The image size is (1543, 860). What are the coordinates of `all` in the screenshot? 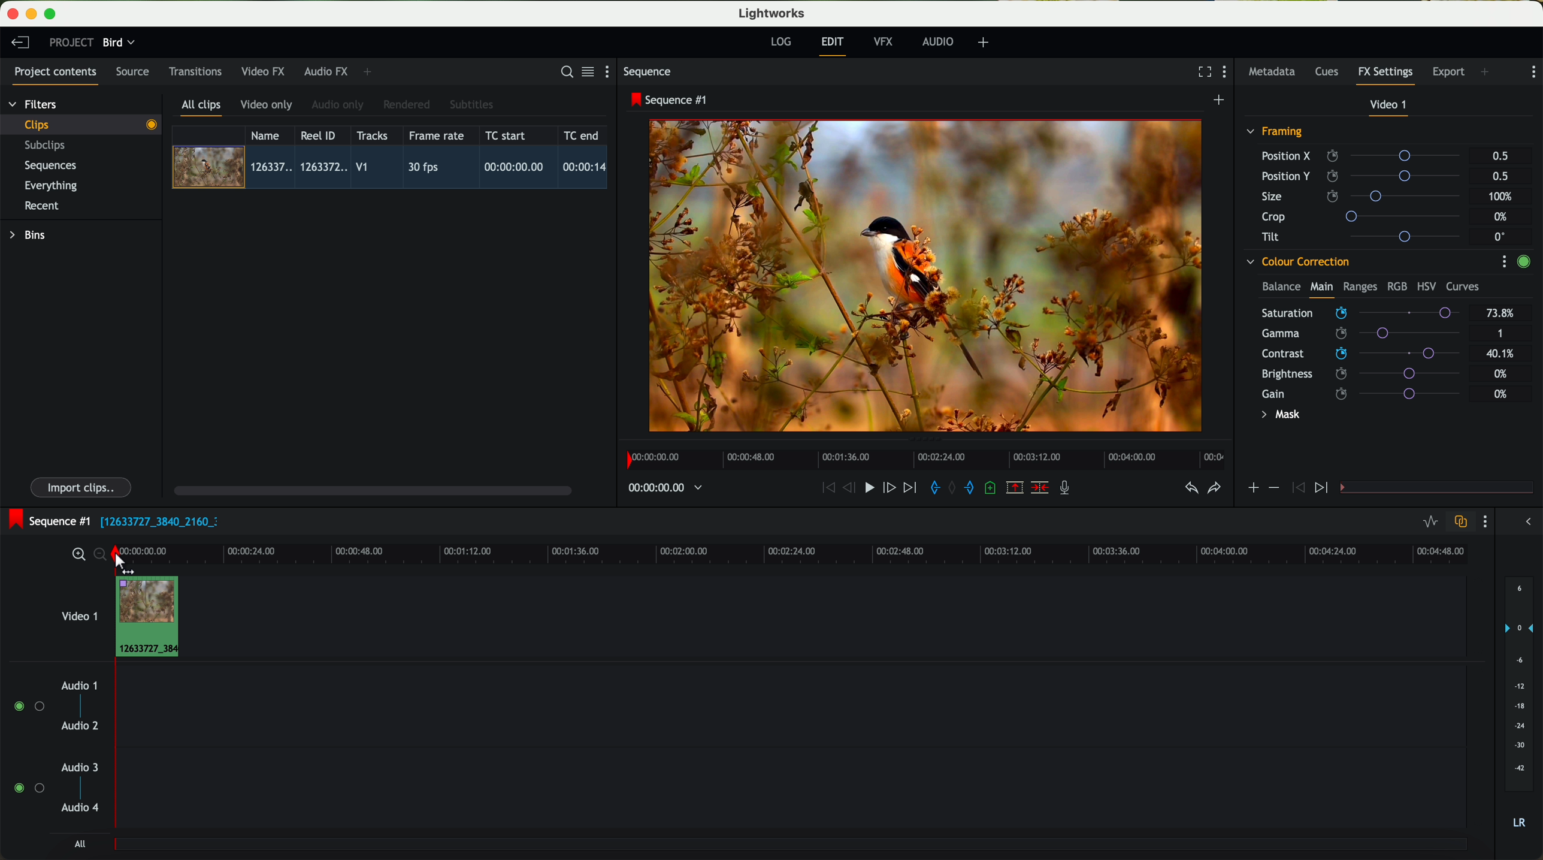 It's located at (80, 844).